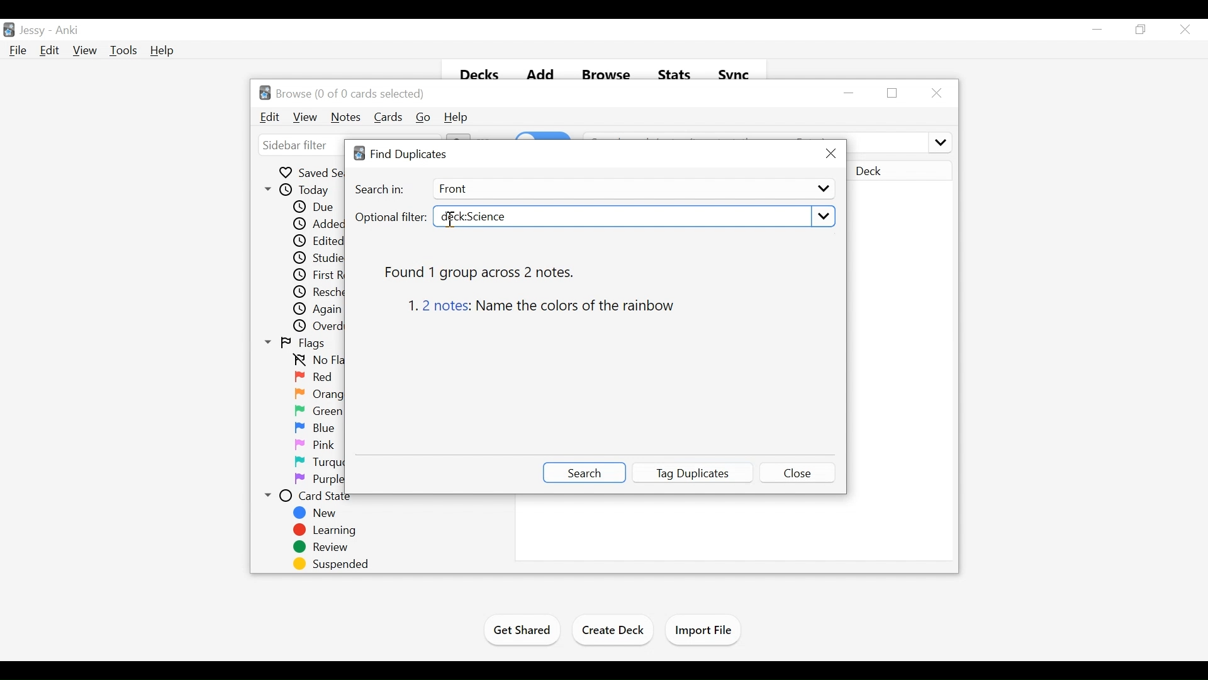  Describe the element at coordinates (703, 630) in the screenshot. I see `Import Files` at that location.